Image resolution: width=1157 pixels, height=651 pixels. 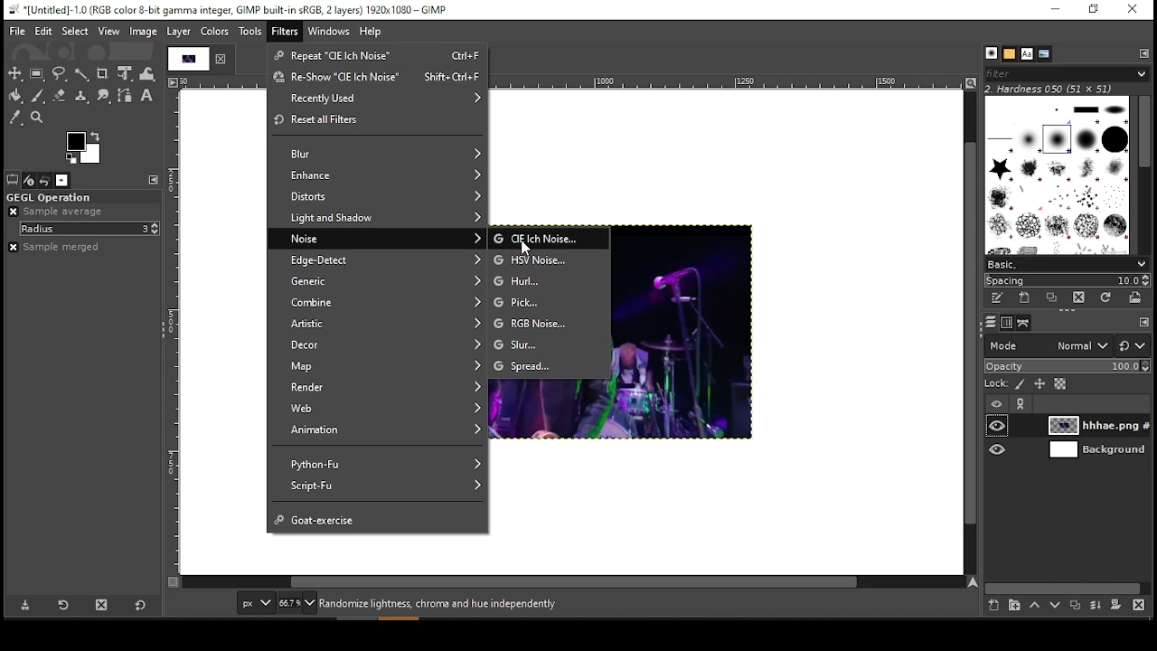 I want to click on vertical scale, so click(x=173, y=335).